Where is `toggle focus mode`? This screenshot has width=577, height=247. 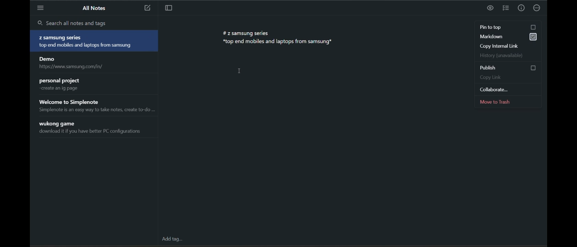
toggle focus mode is located at coordinates (168, 9).